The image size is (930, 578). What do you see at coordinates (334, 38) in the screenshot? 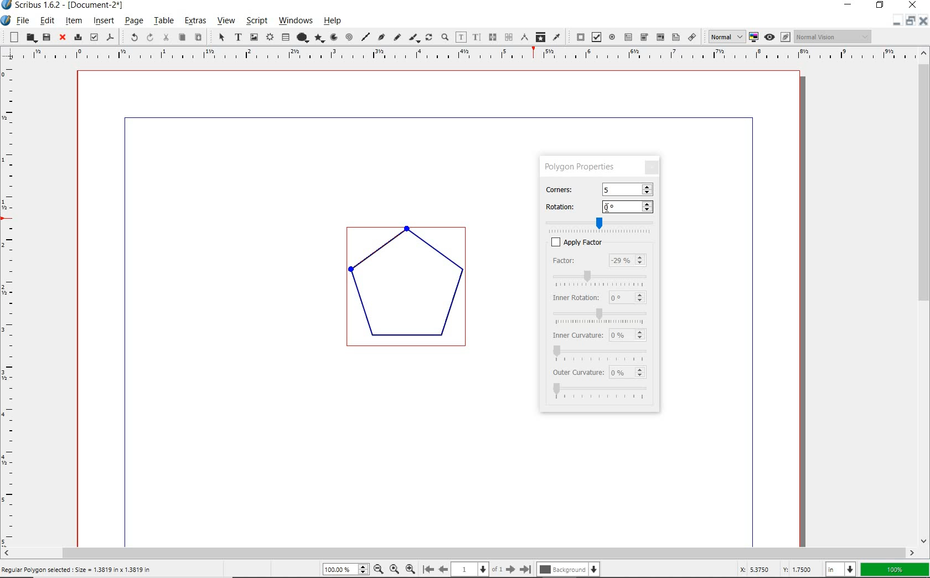
I see `arc` at bounding box center [334, 38].